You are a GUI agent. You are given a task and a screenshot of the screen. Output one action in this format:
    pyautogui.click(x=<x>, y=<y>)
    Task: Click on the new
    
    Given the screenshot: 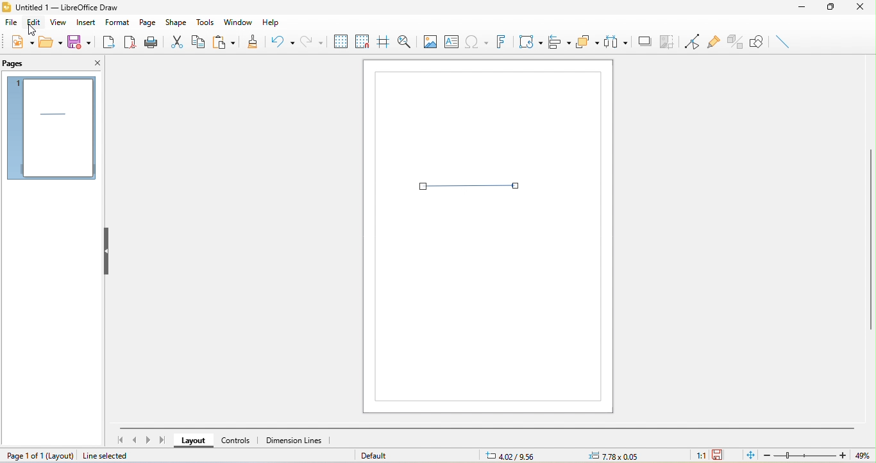 What is the action you would take?
    pyautogui.click(x=21, y=42)
    